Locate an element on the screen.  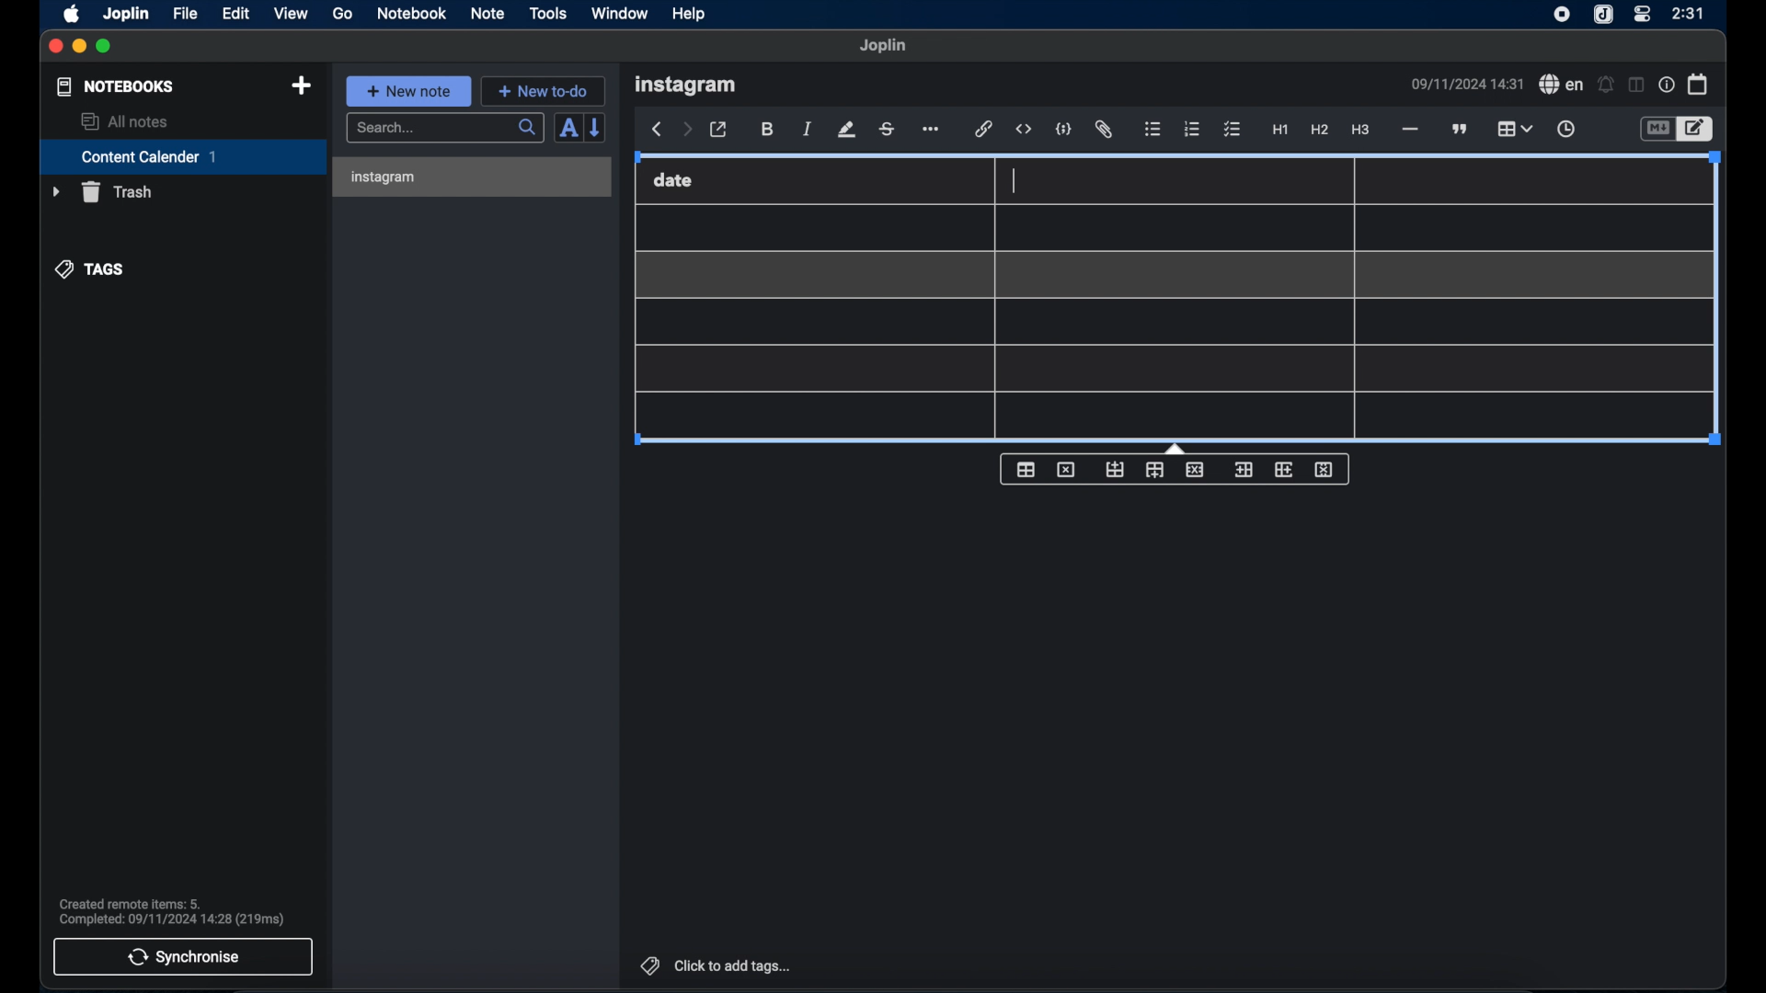
minimize is located at coordinates (78, 47).